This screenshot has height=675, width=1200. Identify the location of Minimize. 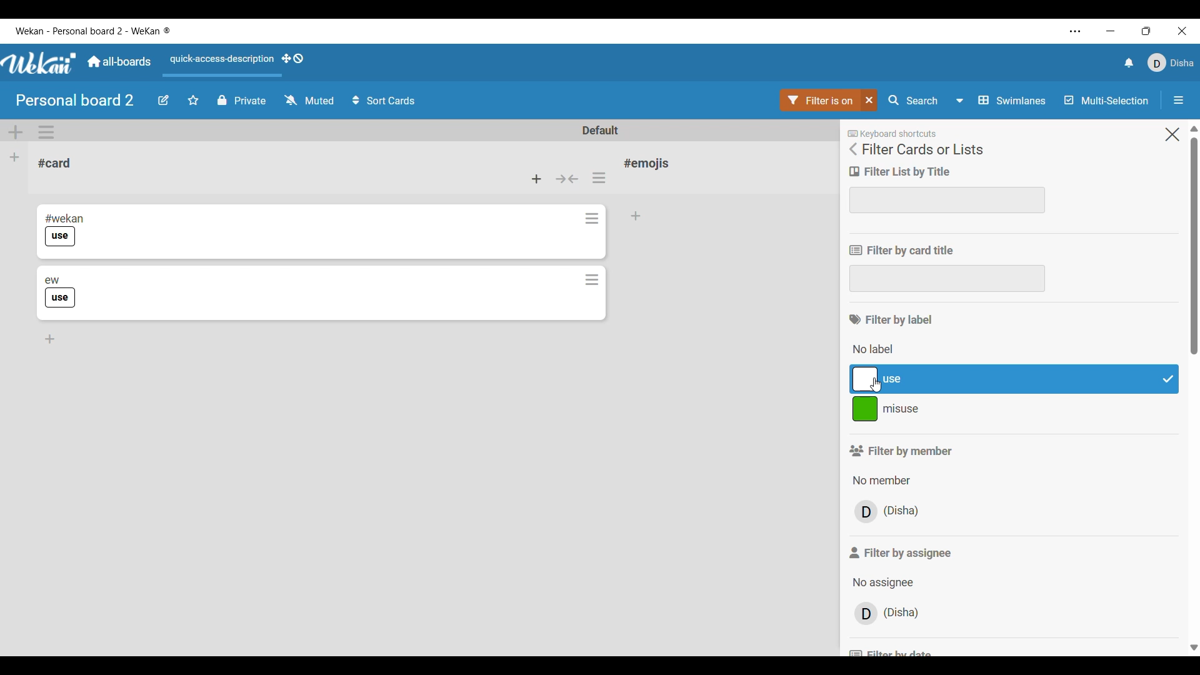
(1110, 31).